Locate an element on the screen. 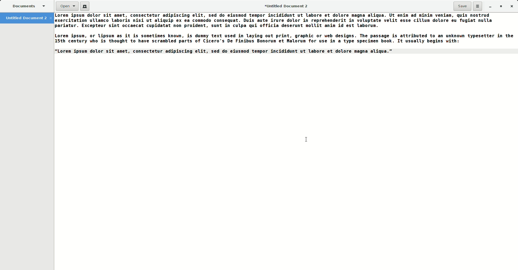 The width and height of the screenshot is (518, 270). Untitled Document 2 is located at coordinates (285, 6).